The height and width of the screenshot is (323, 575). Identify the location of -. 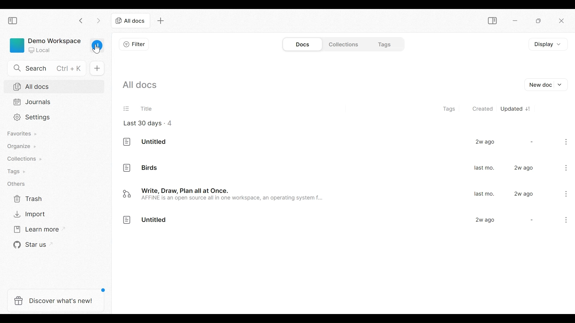
(531, 141).